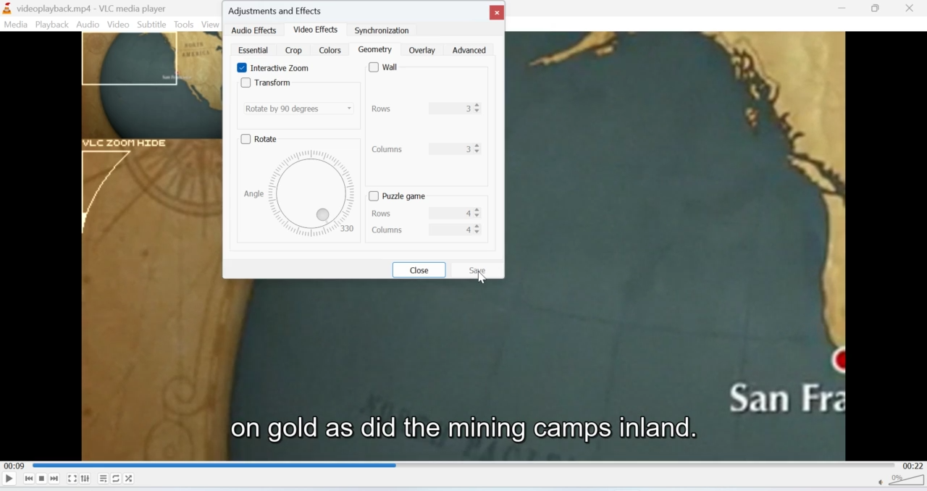  I want to click on rows     4, so click(424, 213).